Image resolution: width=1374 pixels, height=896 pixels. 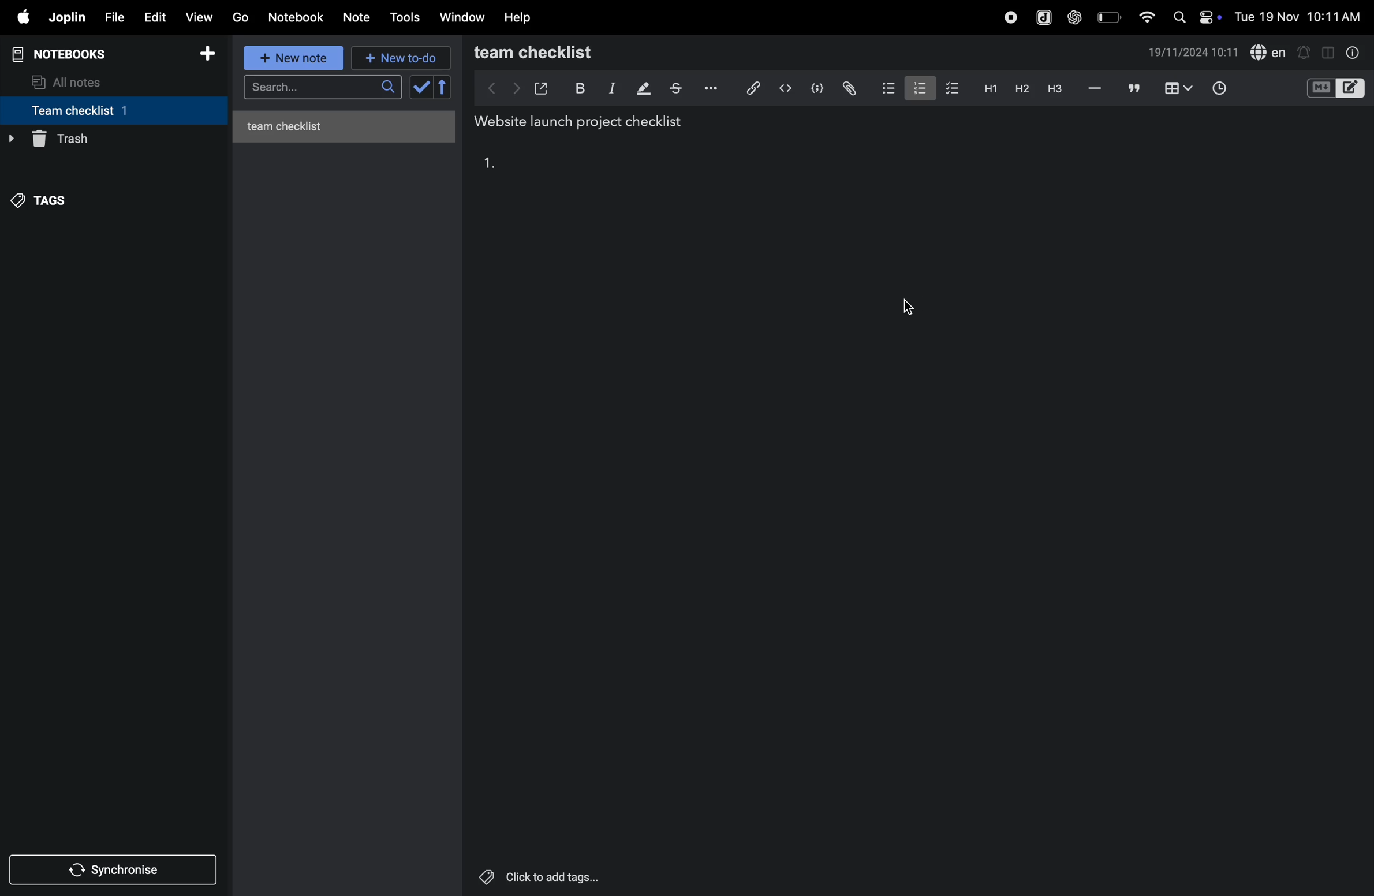 What do you see at coordinates (155, 16) in the screenshot?
I see `edit` at bounding box center [155, 16].